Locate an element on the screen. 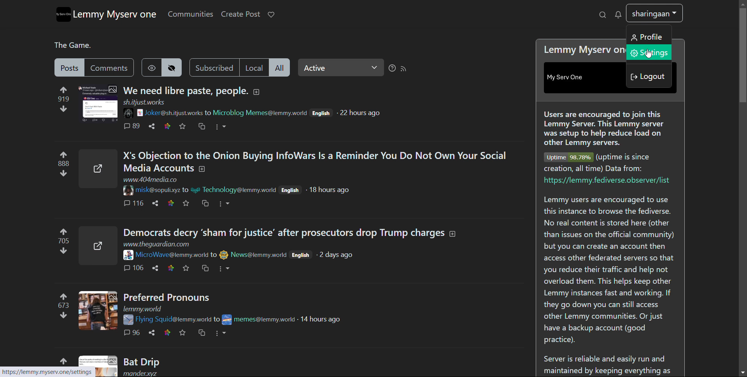 The width and height of the screenshot is (747, 377). to is located at coordinates (206, 112).